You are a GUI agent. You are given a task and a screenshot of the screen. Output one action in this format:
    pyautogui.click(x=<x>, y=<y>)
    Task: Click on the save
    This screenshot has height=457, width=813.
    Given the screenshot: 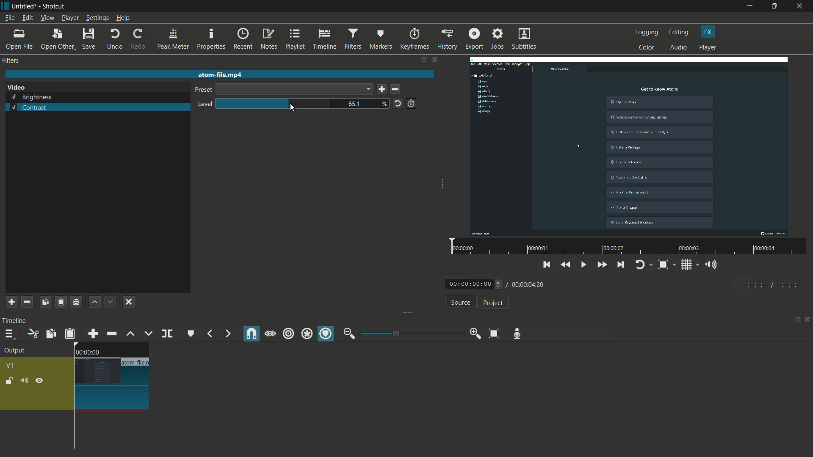 What is the action you would take?
    pyautogui.click(x=90, y=39)
    